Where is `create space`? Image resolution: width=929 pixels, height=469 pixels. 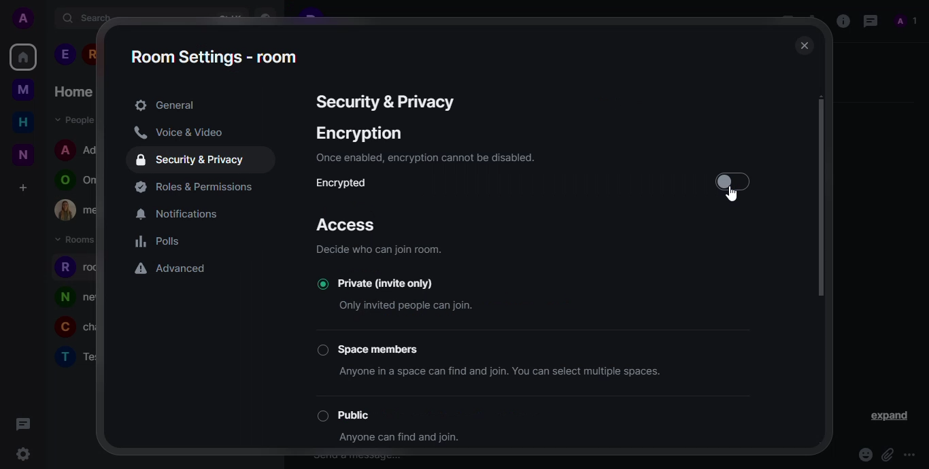 create space is located at coordinates (22, 188).